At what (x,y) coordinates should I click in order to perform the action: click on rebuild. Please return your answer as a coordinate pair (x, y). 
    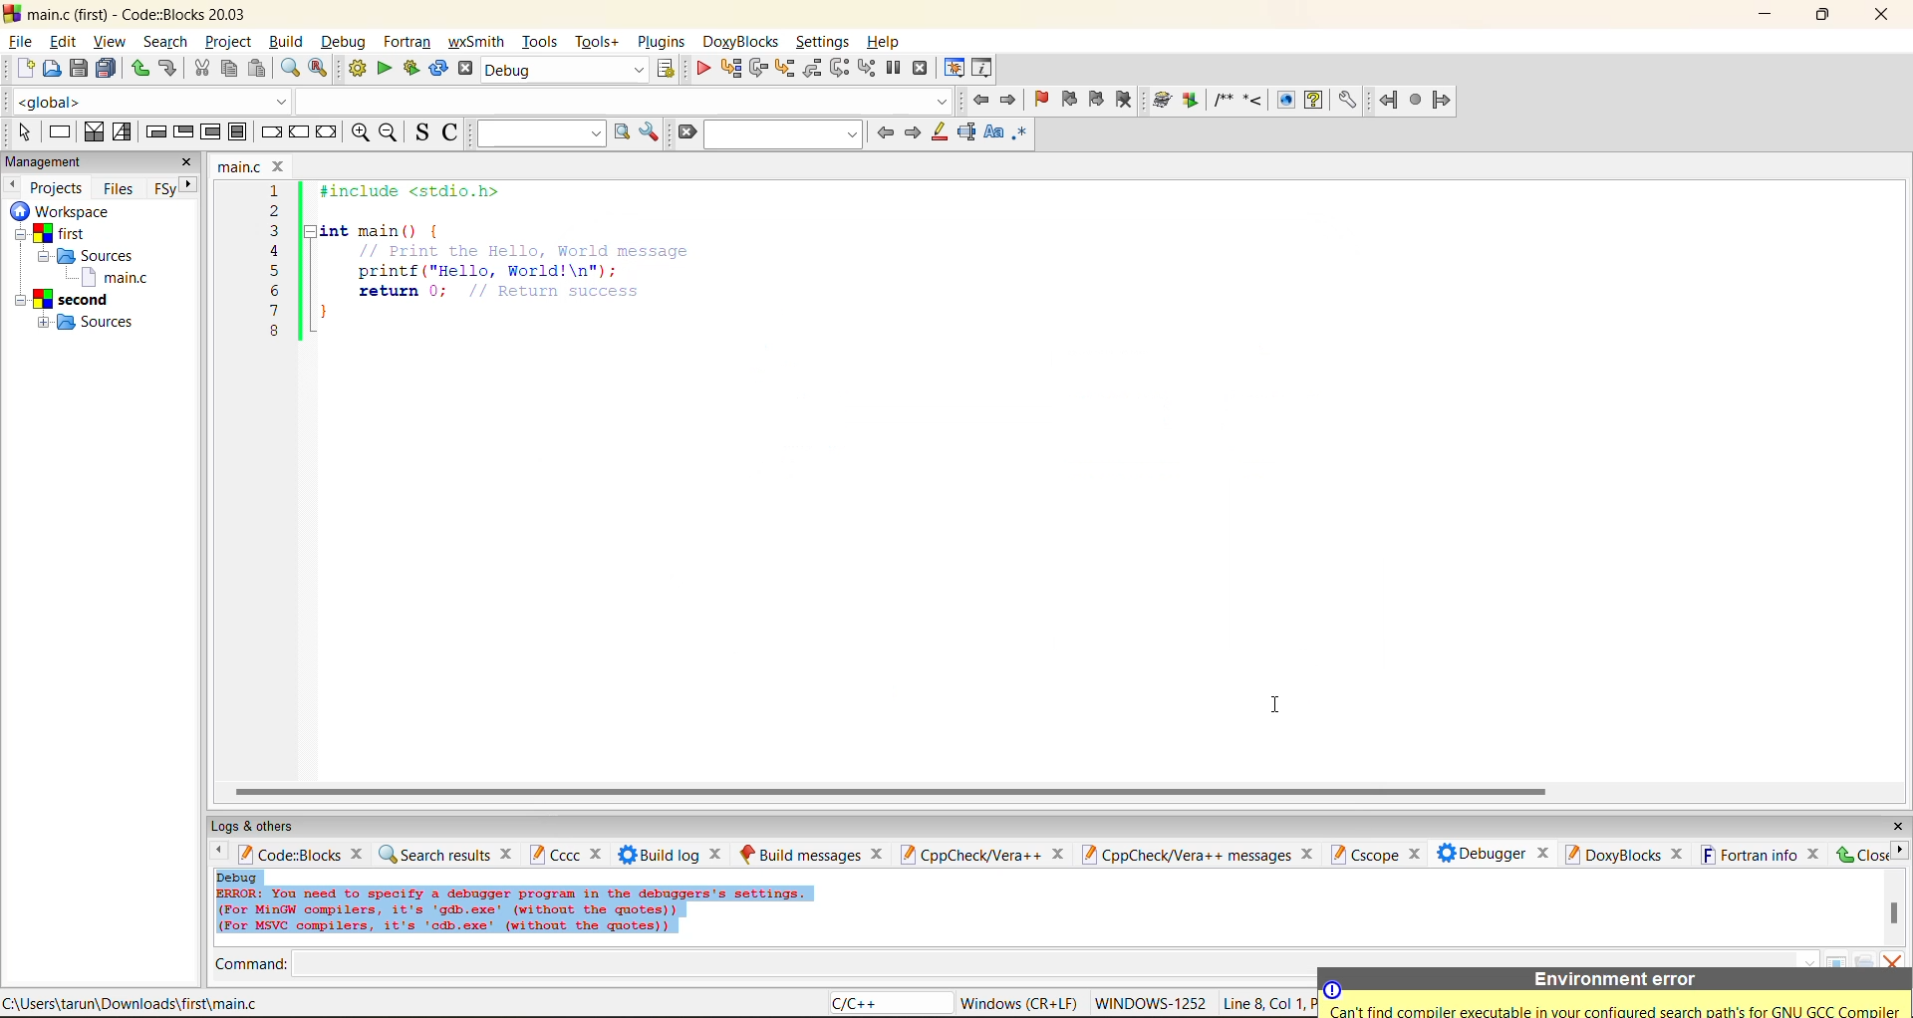
    Looking at the image, I should click on (438, 69).